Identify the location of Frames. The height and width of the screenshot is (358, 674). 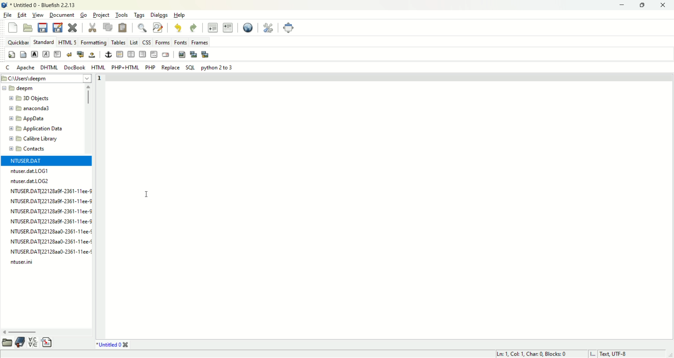
(199, 42).